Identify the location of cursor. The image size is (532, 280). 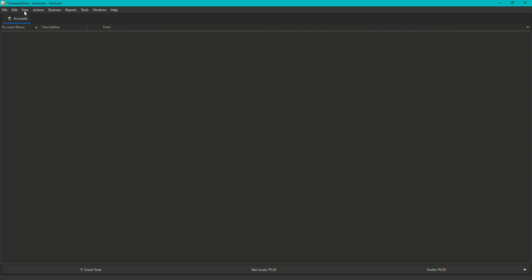
(26, 13).